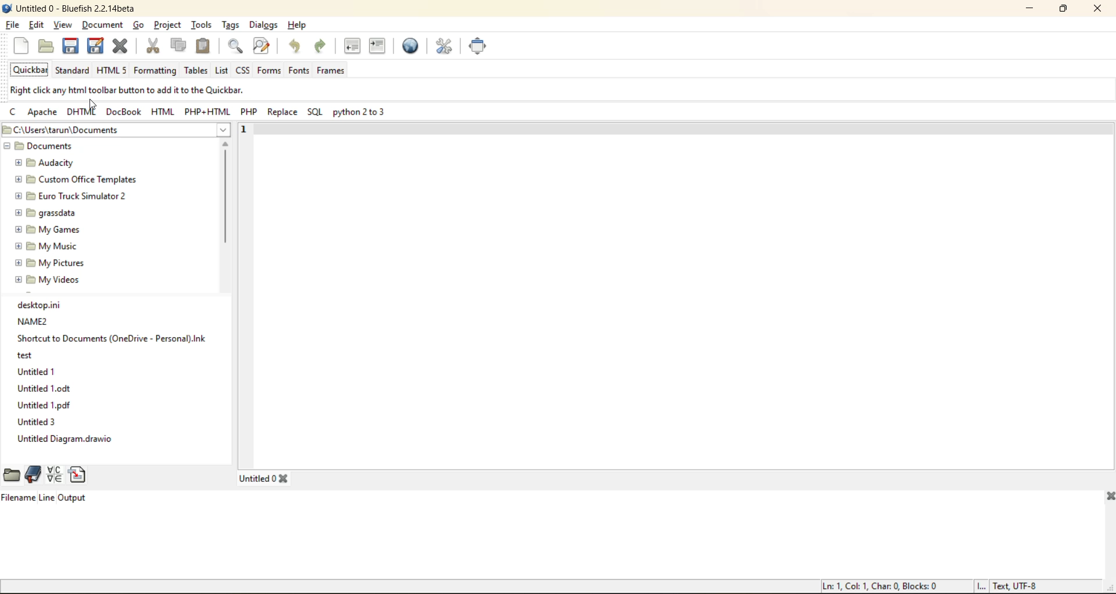 This screenshot has height=594, width=1116. Describe the element at coordinates (317, 113) in the screenshot. I see `sql` at that location.